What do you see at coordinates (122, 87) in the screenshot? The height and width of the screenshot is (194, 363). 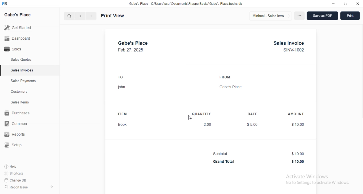 I see `john` at bounding box center [122, 87].